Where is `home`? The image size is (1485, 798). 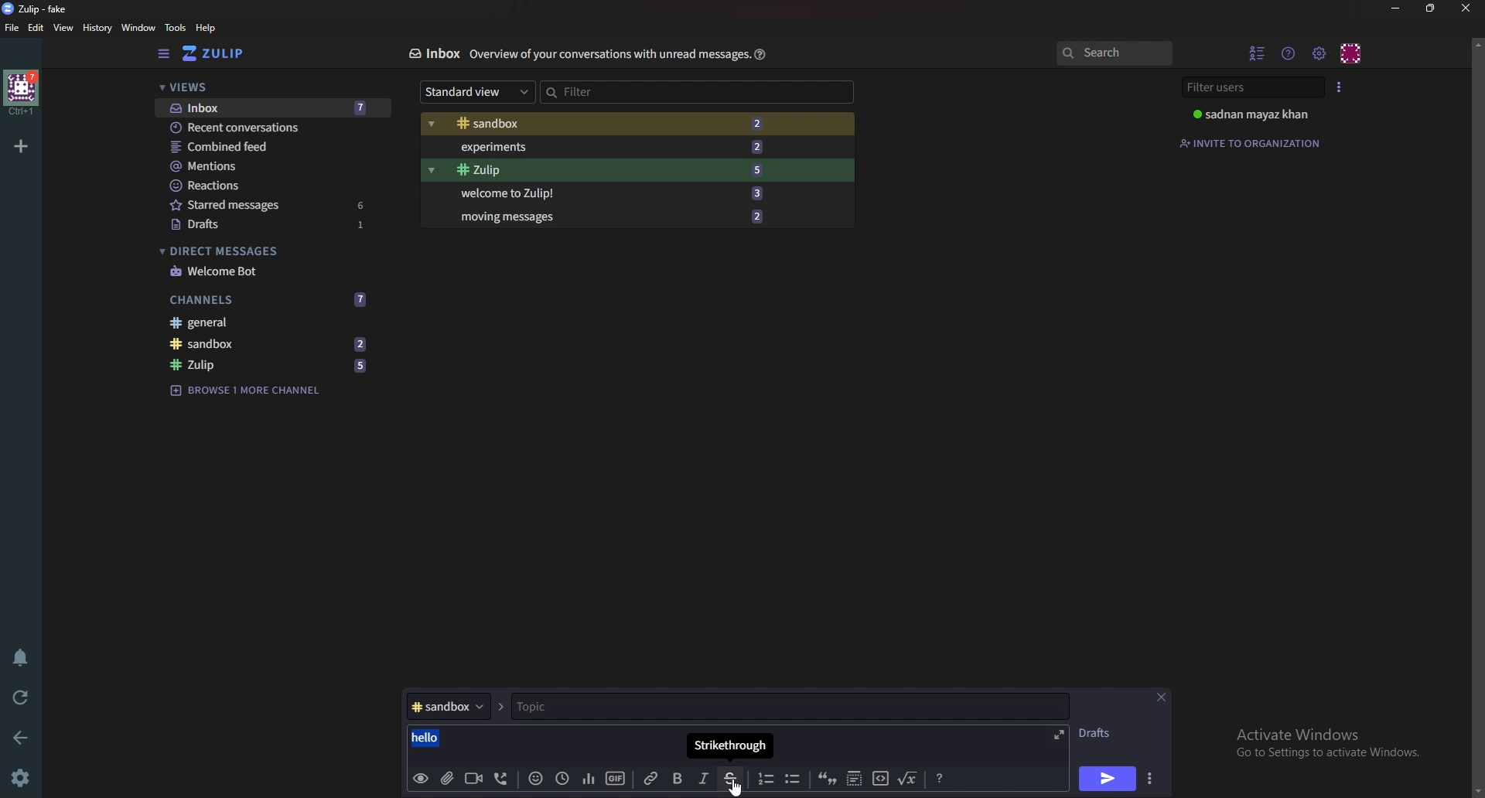 home is located at coordinates (21, 92).